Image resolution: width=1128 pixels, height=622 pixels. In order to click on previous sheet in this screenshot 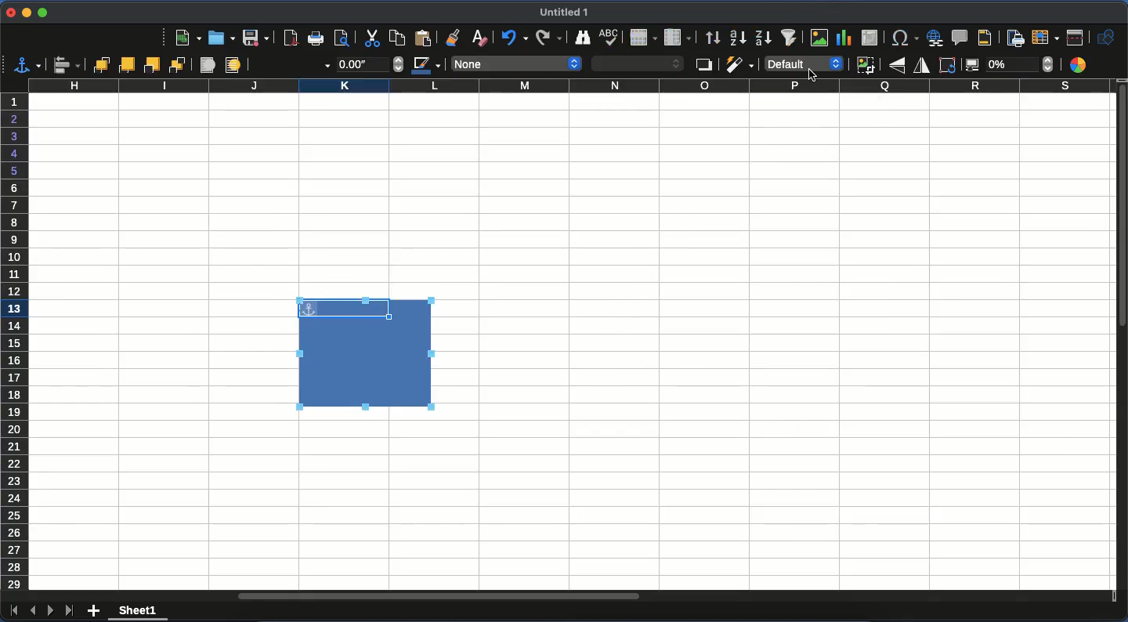, I will do `click(32, 610)`.